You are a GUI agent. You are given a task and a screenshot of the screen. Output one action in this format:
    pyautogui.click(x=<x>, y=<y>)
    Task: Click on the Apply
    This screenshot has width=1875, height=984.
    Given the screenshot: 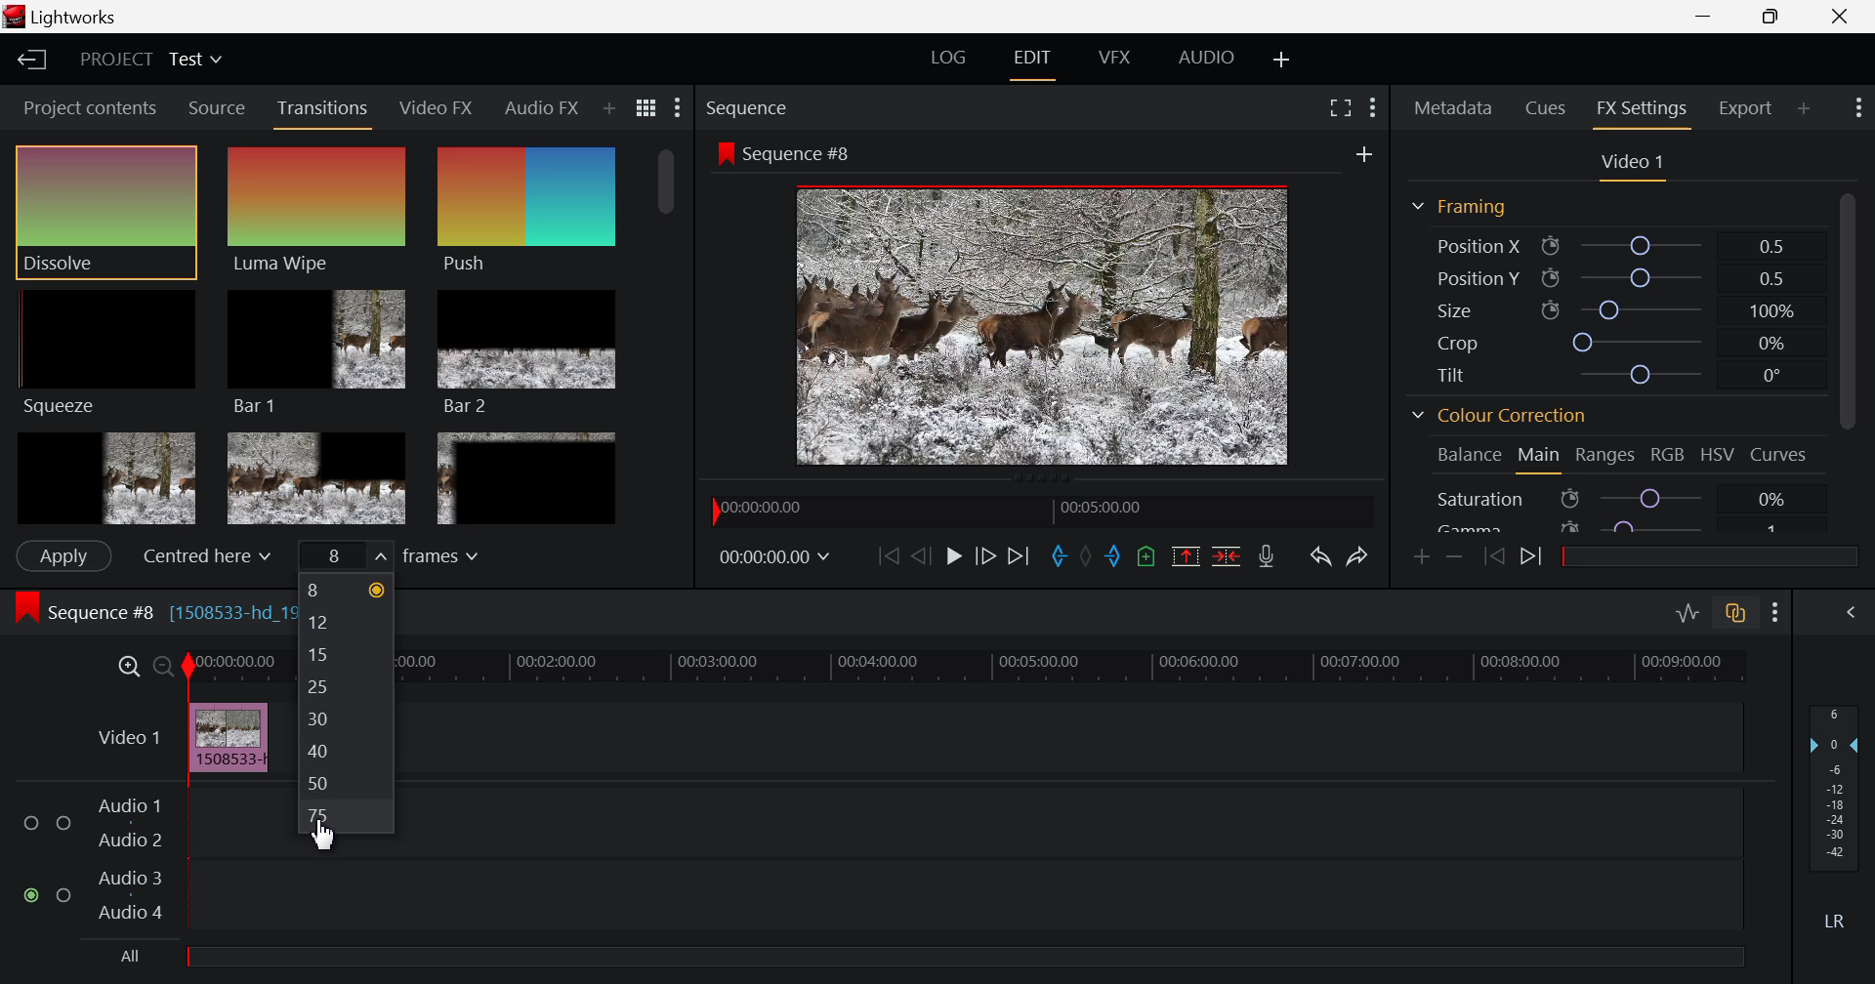 What is the action you would take?
    pyautogui.click(x=61, y=557)
    